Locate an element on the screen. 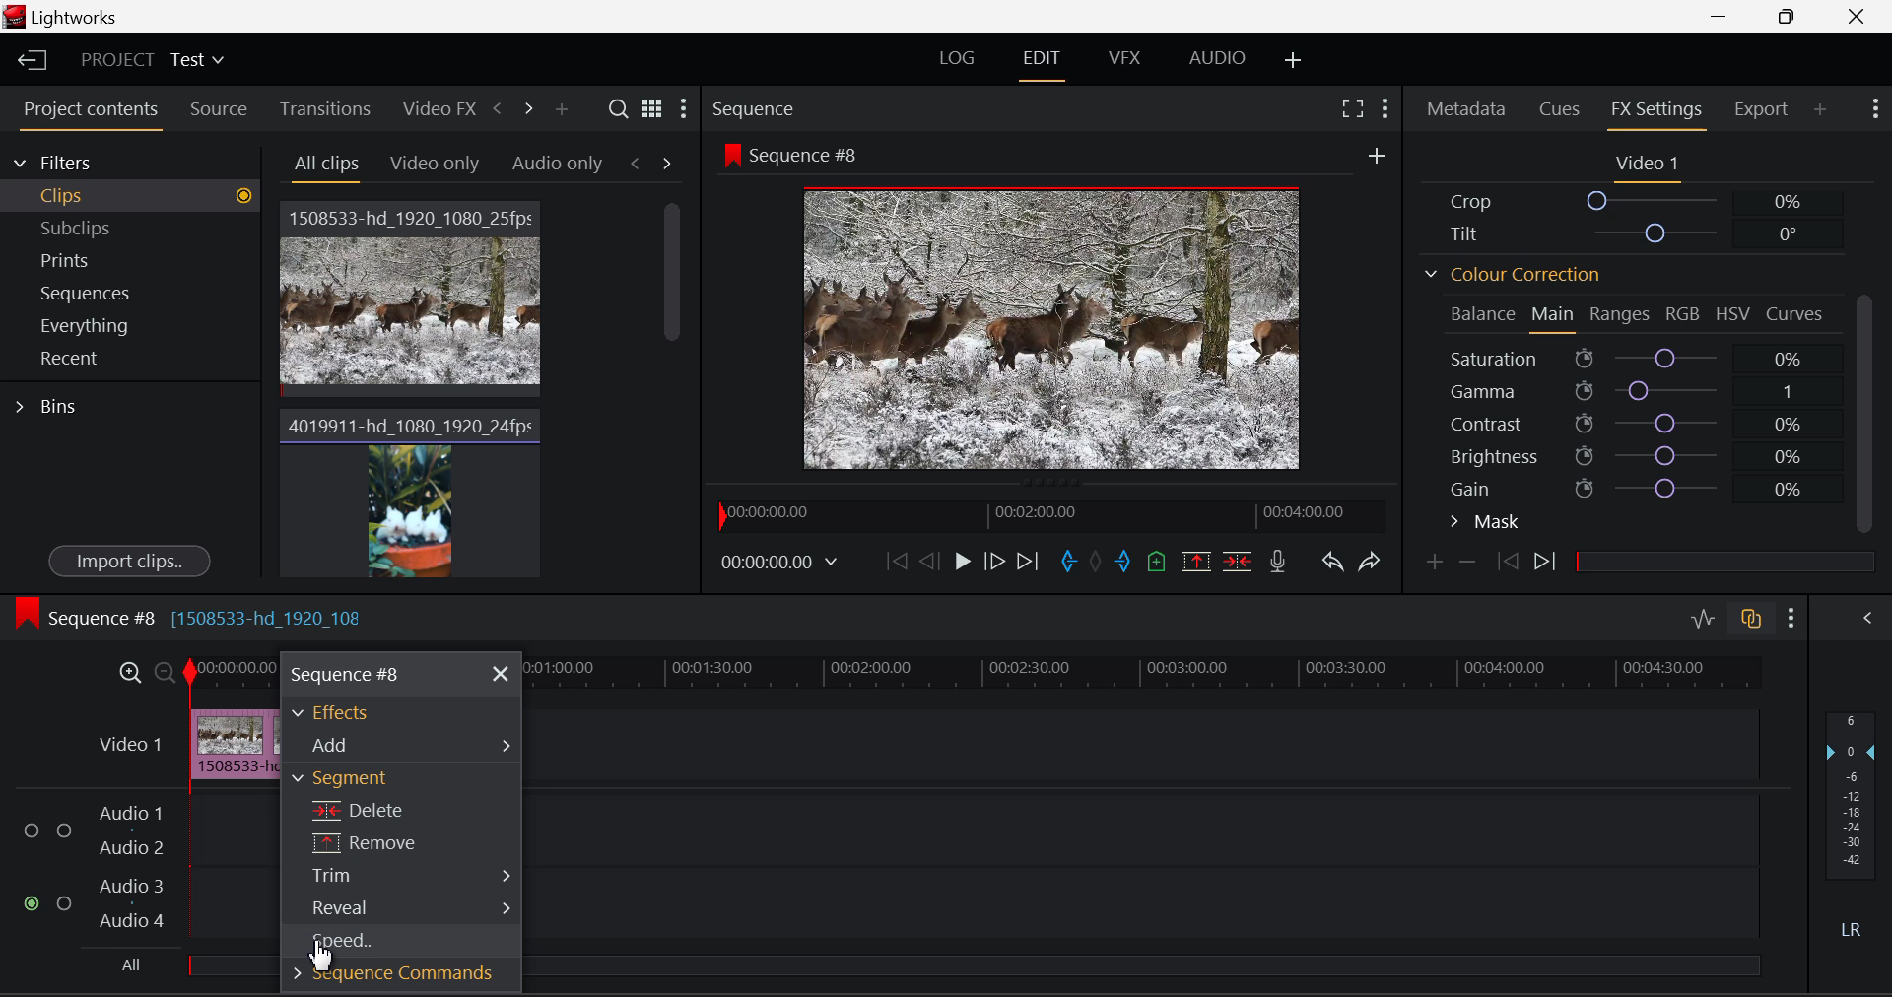 This screenshot has width=1892, height=997. Cursor on Speed is located at coordinates (398, 945).